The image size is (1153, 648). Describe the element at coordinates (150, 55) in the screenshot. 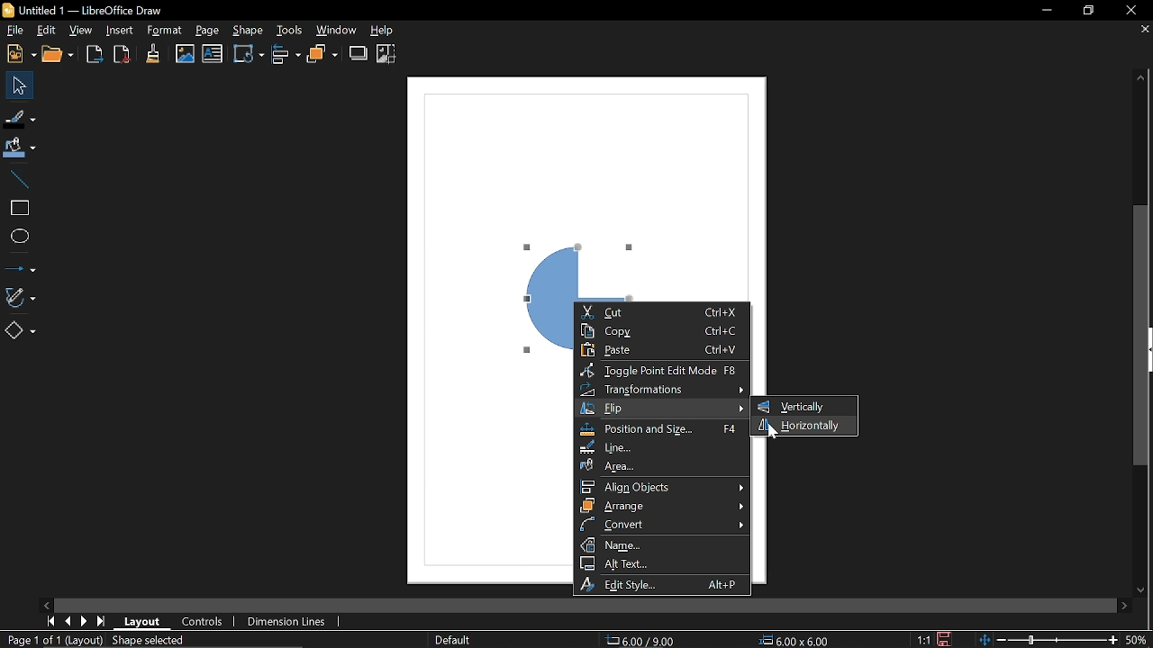

I see `Clone` at that location.